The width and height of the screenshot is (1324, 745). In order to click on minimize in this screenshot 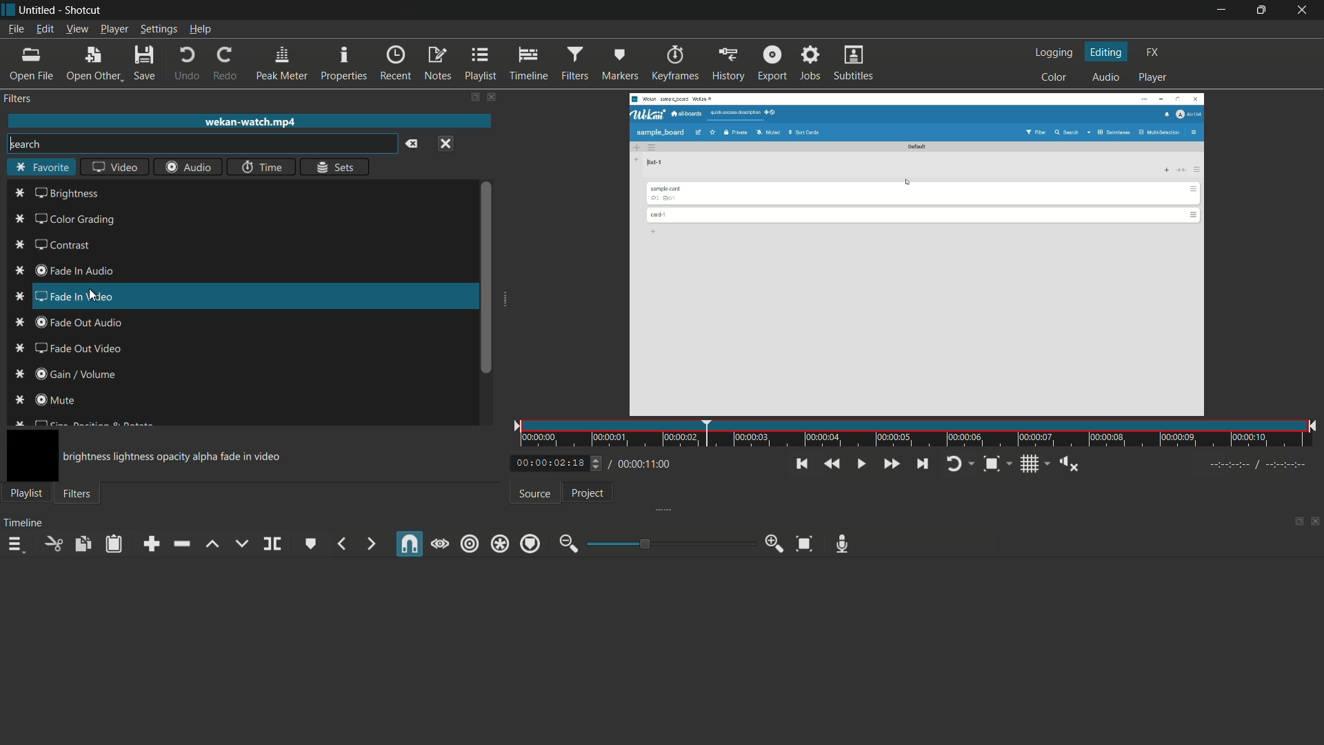, I will do `click(1224, 10)`.